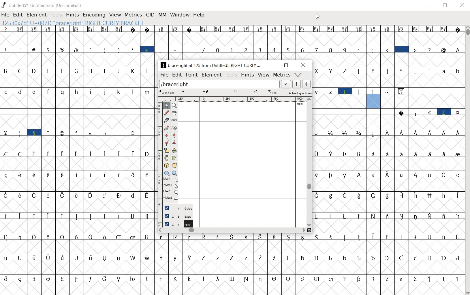 The width and height of the screenshot is (470, 295). What do you see at coordinates (286, 65) in the screenshot?
I see `restore down` at bounding box center [286, 65].